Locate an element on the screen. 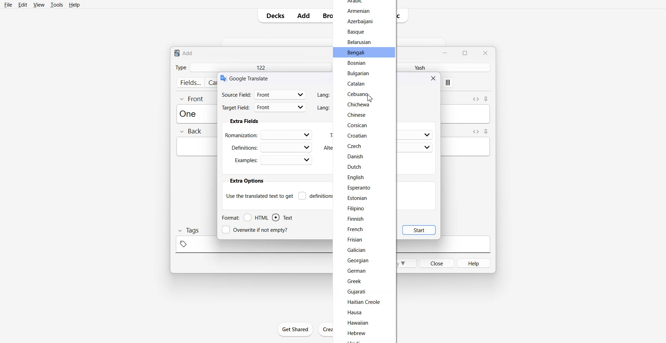  Cebuano is located at coordinates (357, 94).